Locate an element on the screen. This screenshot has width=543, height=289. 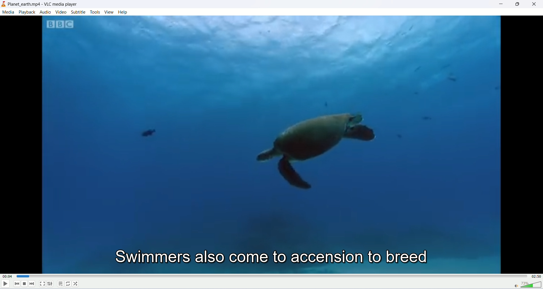
extended settings is located at coordinates (51, 284).